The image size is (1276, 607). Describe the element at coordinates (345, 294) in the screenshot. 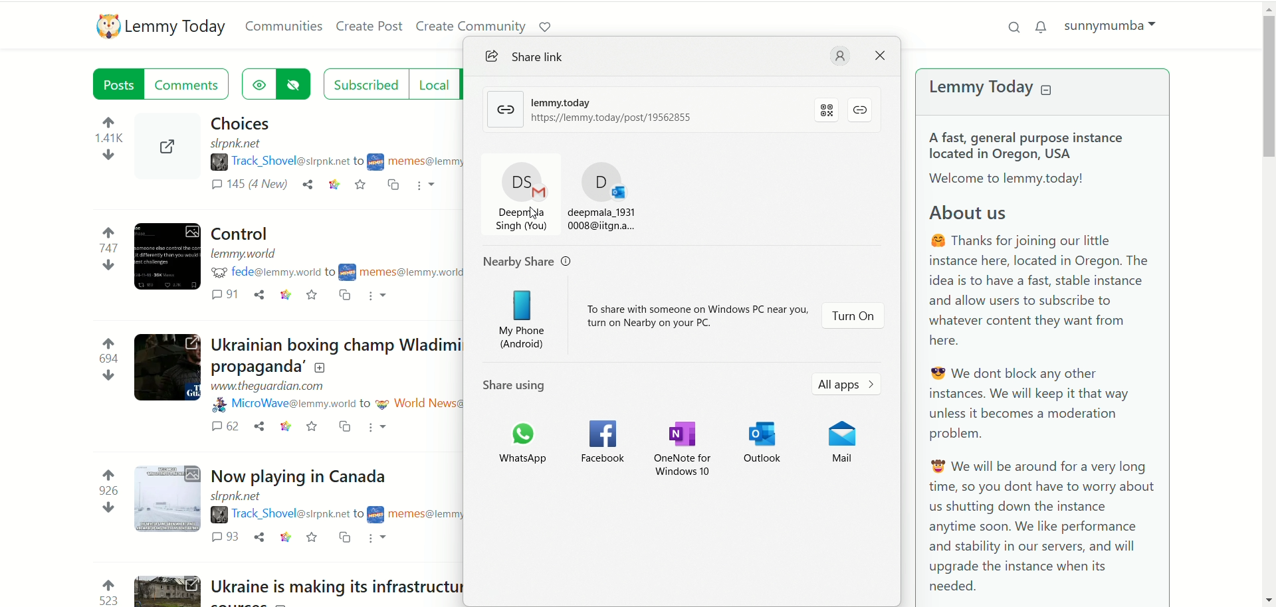

I see `cross post` at that location.